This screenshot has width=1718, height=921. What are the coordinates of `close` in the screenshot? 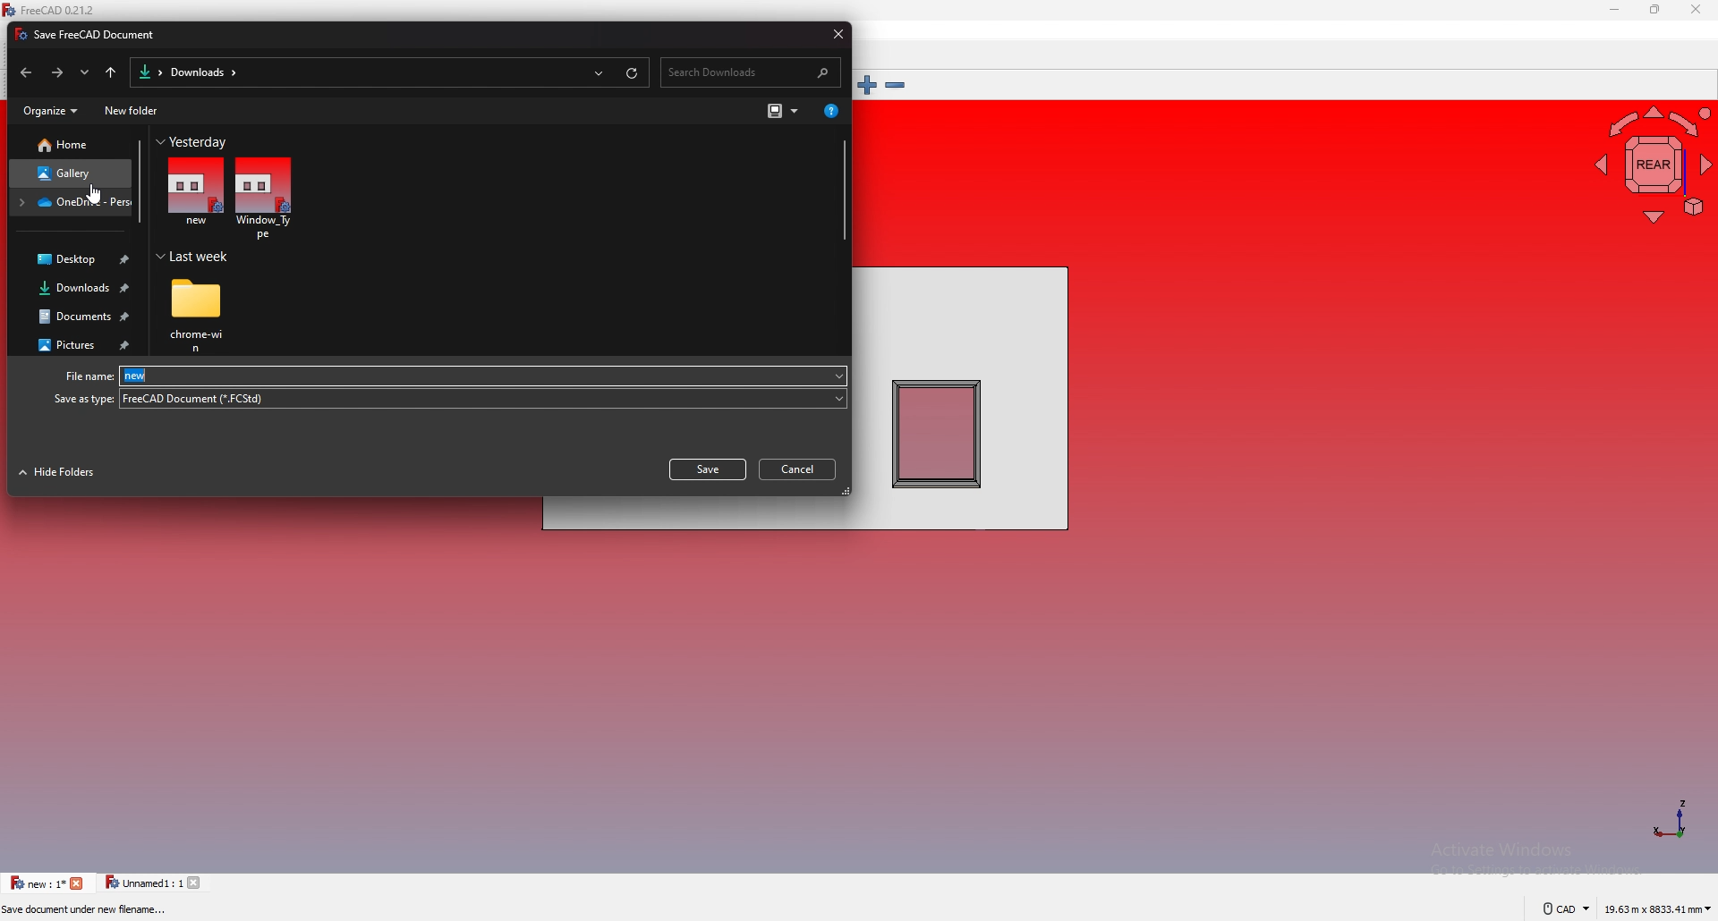 It's located at (1696, 9).